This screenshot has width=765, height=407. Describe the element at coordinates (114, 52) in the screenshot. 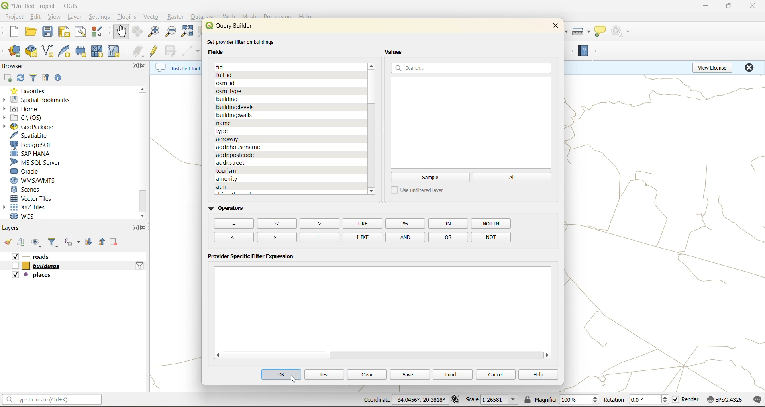

I see `new virtual layer` at that location.